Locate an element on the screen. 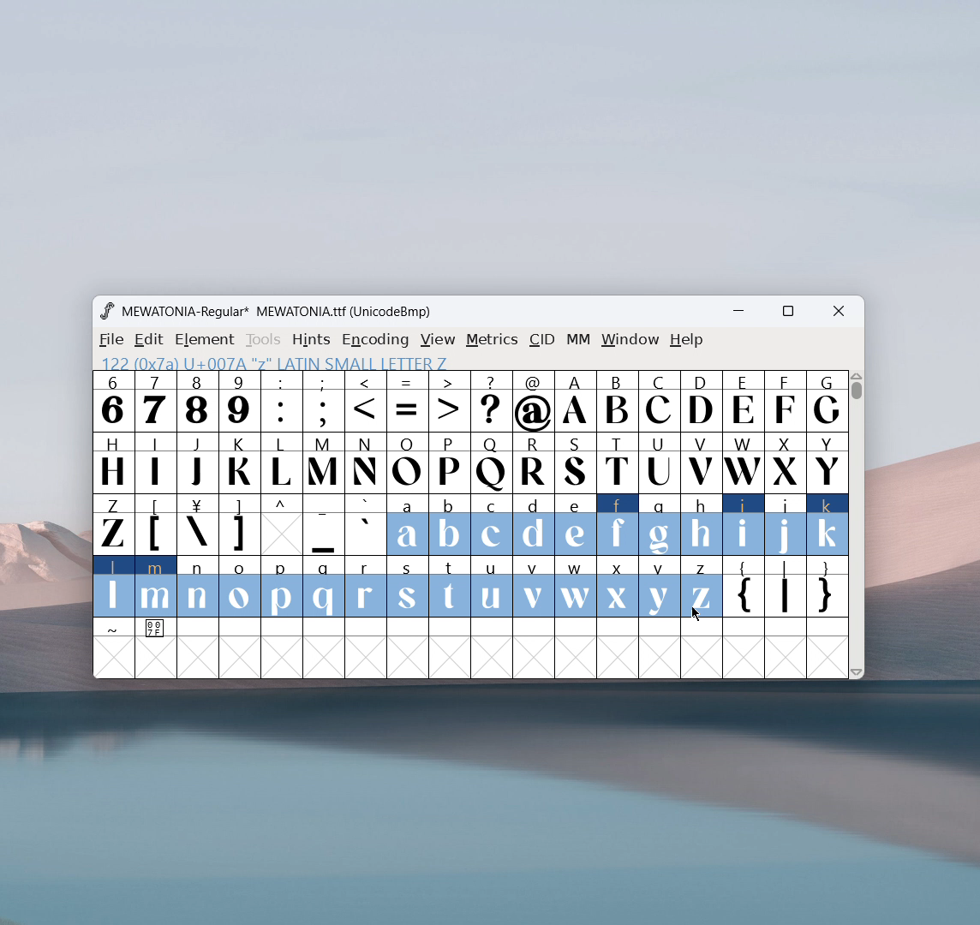  A is located at coordinates (577, 402).